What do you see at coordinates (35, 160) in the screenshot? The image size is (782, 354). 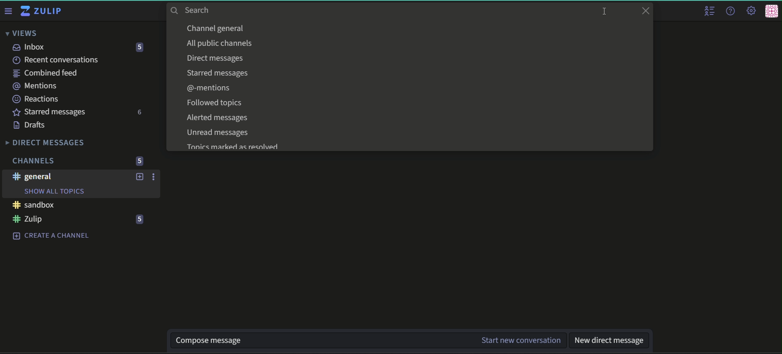 I see `Channels` at bounding box center [35, 160].